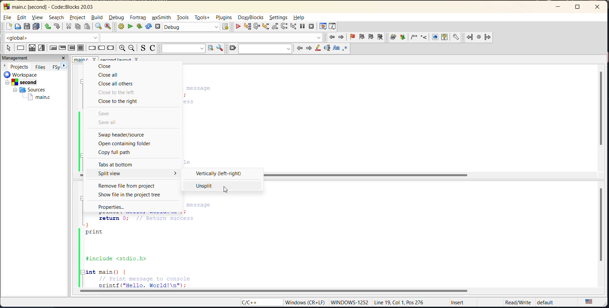 The width and height of the screenshot is (609, 308). What do you see at coordinates (257, 27) in the screenshot?
I see `next line` at bounding box center [257, 27].